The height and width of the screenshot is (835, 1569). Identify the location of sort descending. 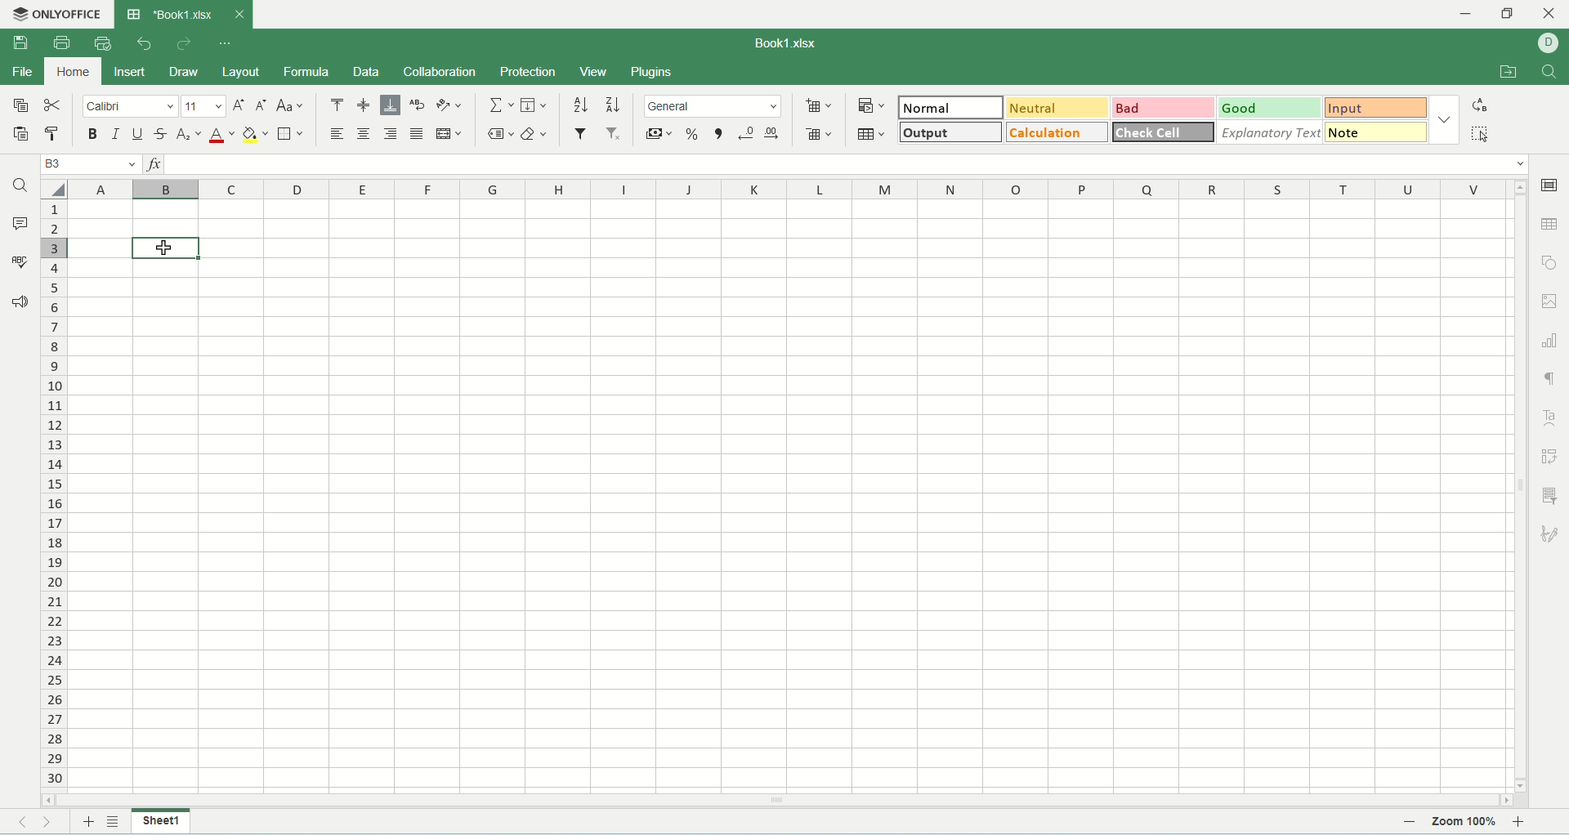
(614, 104).